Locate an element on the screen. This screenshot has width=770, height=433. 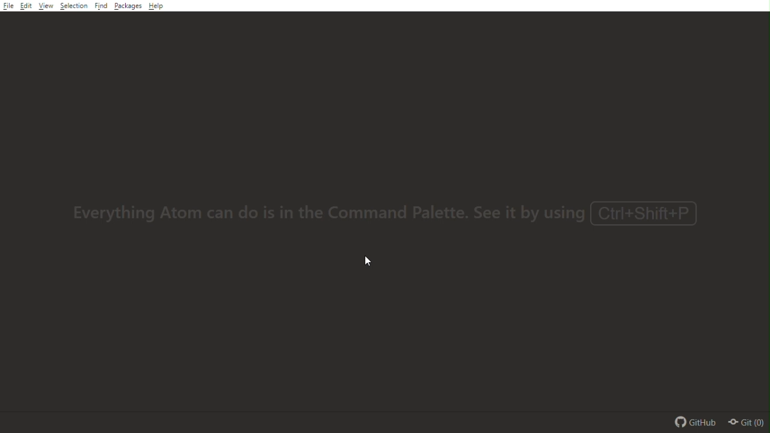
edit is located at coordinates (26, 7).